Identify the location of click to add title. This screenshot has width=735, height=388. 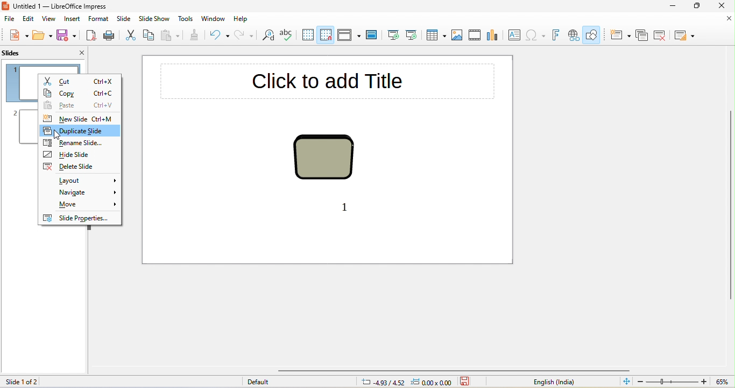
(329, 81).